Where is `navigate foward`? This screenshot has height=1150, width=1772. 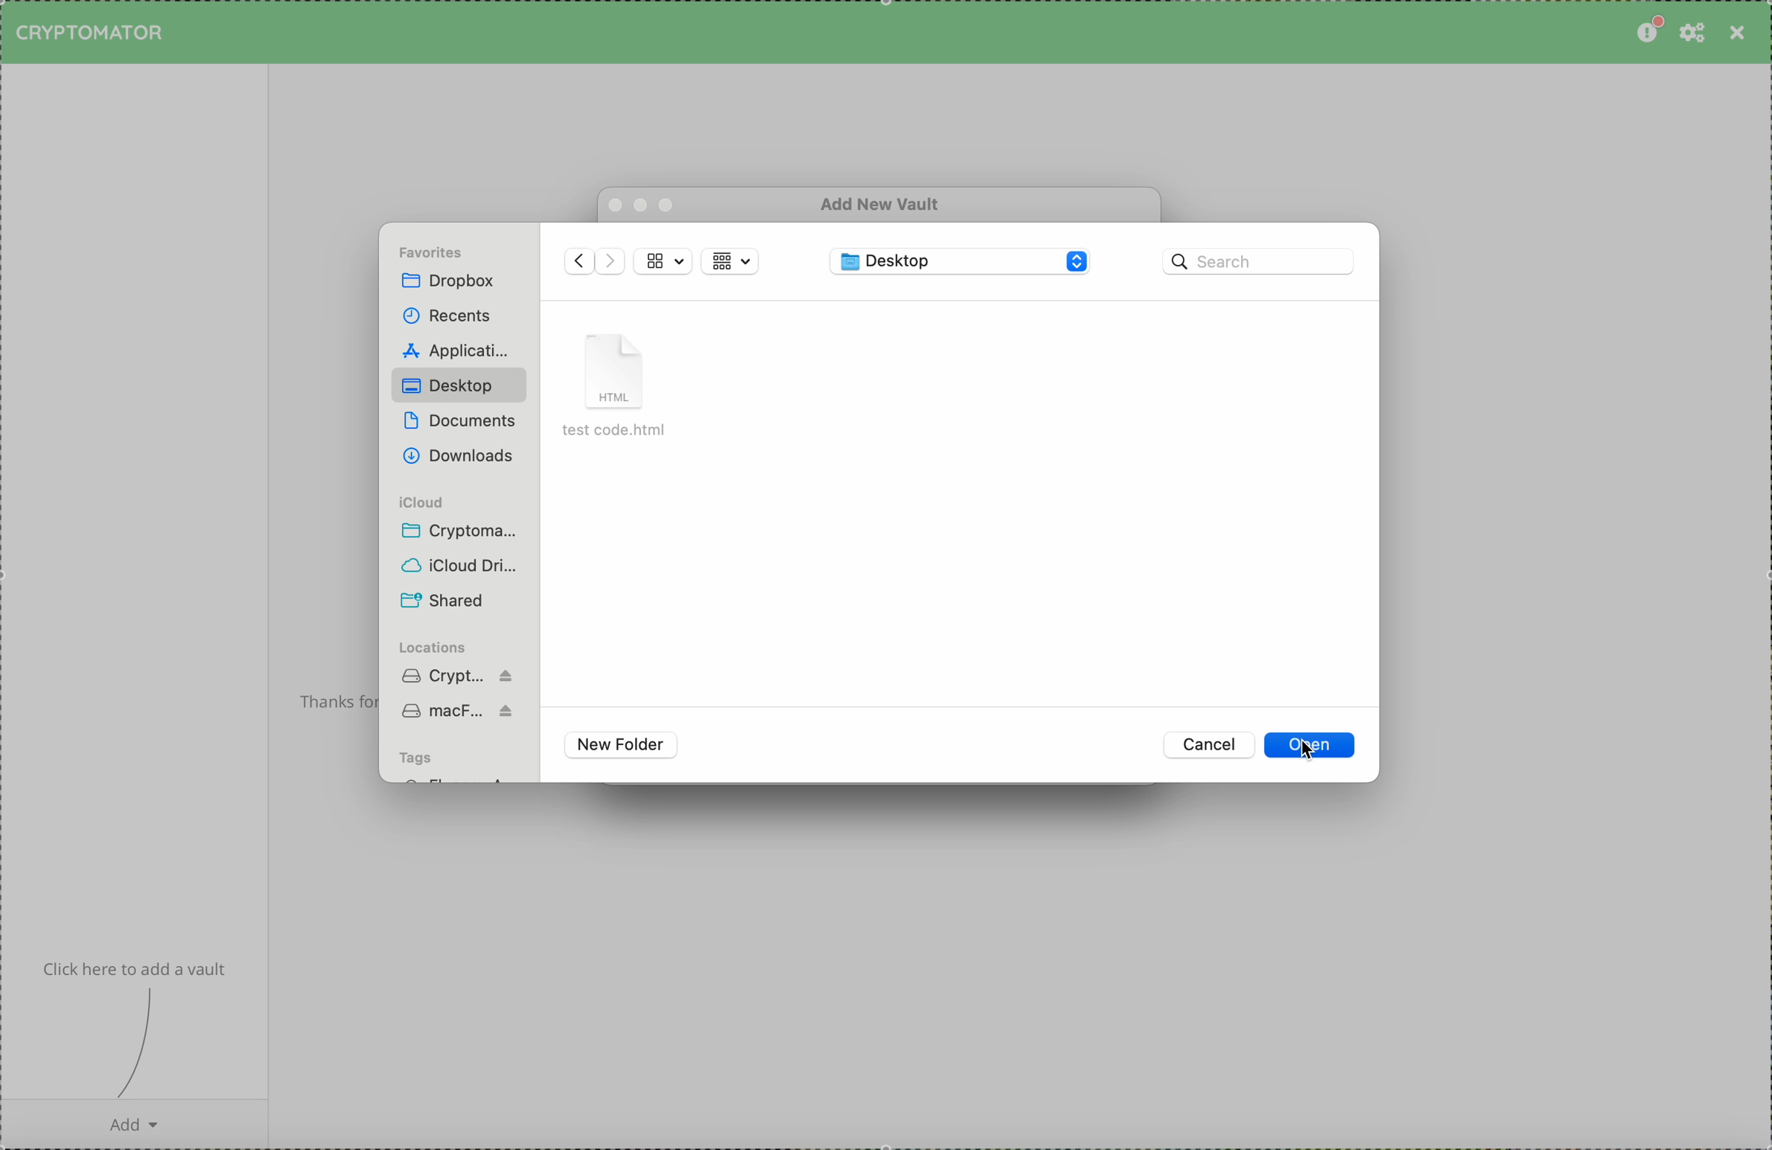
navigate foward is located at coordinates (612, 261).